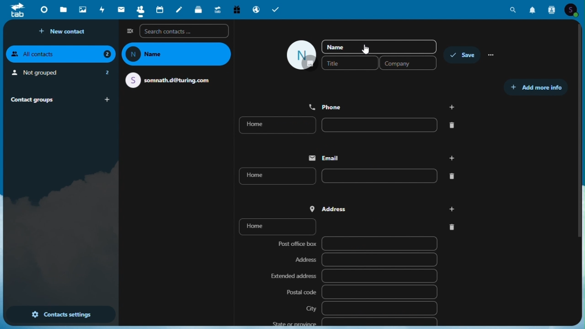  What do you see at coordinates (366, 260) in the screenshot?
I see `Address` at bounding box center [366, 260].